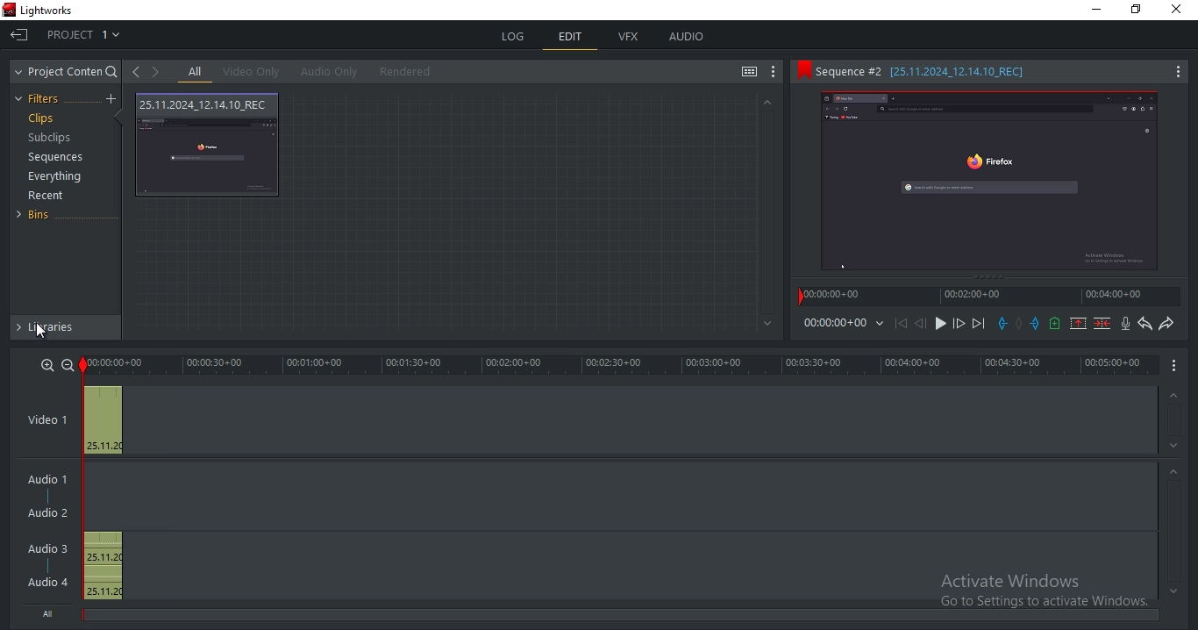 The image size is (1198, 630). What do you see at coordinates (1102, 323) in the screenshot?
I see `delete the marked section` at bounding box center [1102, 323].